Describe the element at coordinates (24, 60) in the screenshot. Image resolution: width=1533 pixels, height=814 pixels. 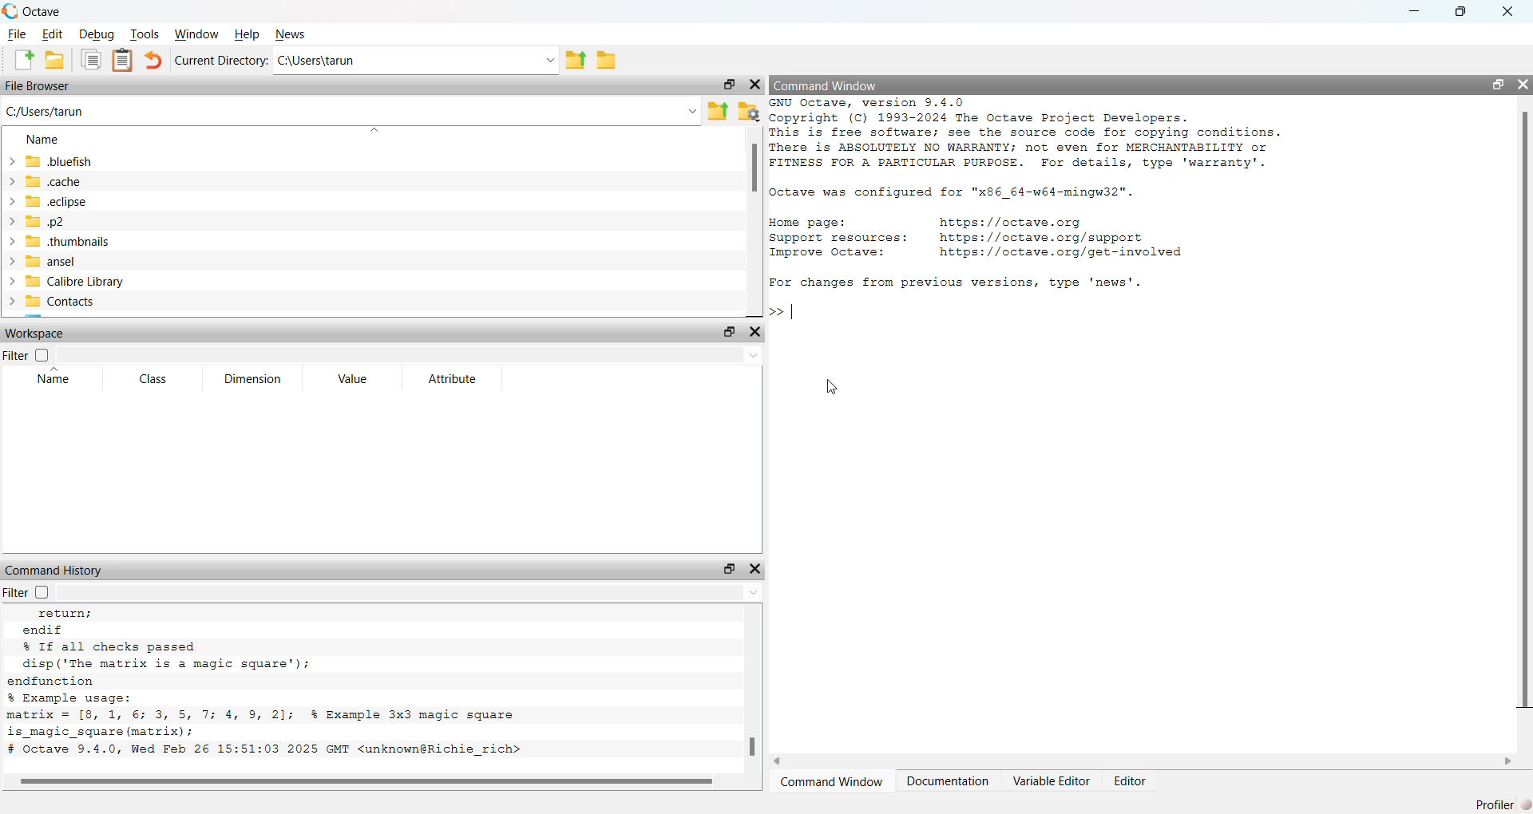
I see `New file` at that location.